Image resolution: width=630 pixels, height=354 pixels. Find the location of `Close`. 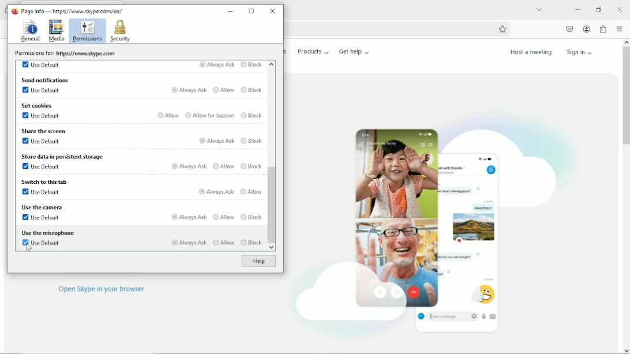

Close is located at coordinates (272, 10).